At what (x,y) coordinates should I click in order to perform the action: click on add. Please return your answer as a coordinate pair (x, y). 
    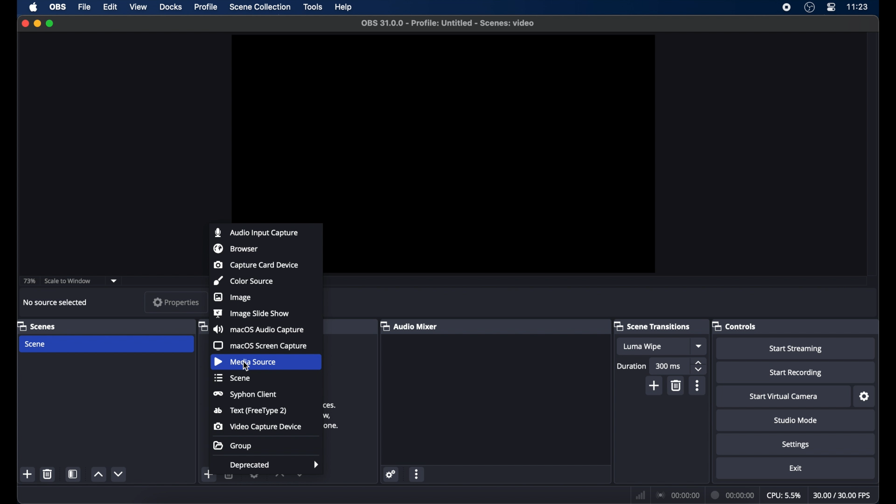
    Looking at the image, I should click on (27, 474).